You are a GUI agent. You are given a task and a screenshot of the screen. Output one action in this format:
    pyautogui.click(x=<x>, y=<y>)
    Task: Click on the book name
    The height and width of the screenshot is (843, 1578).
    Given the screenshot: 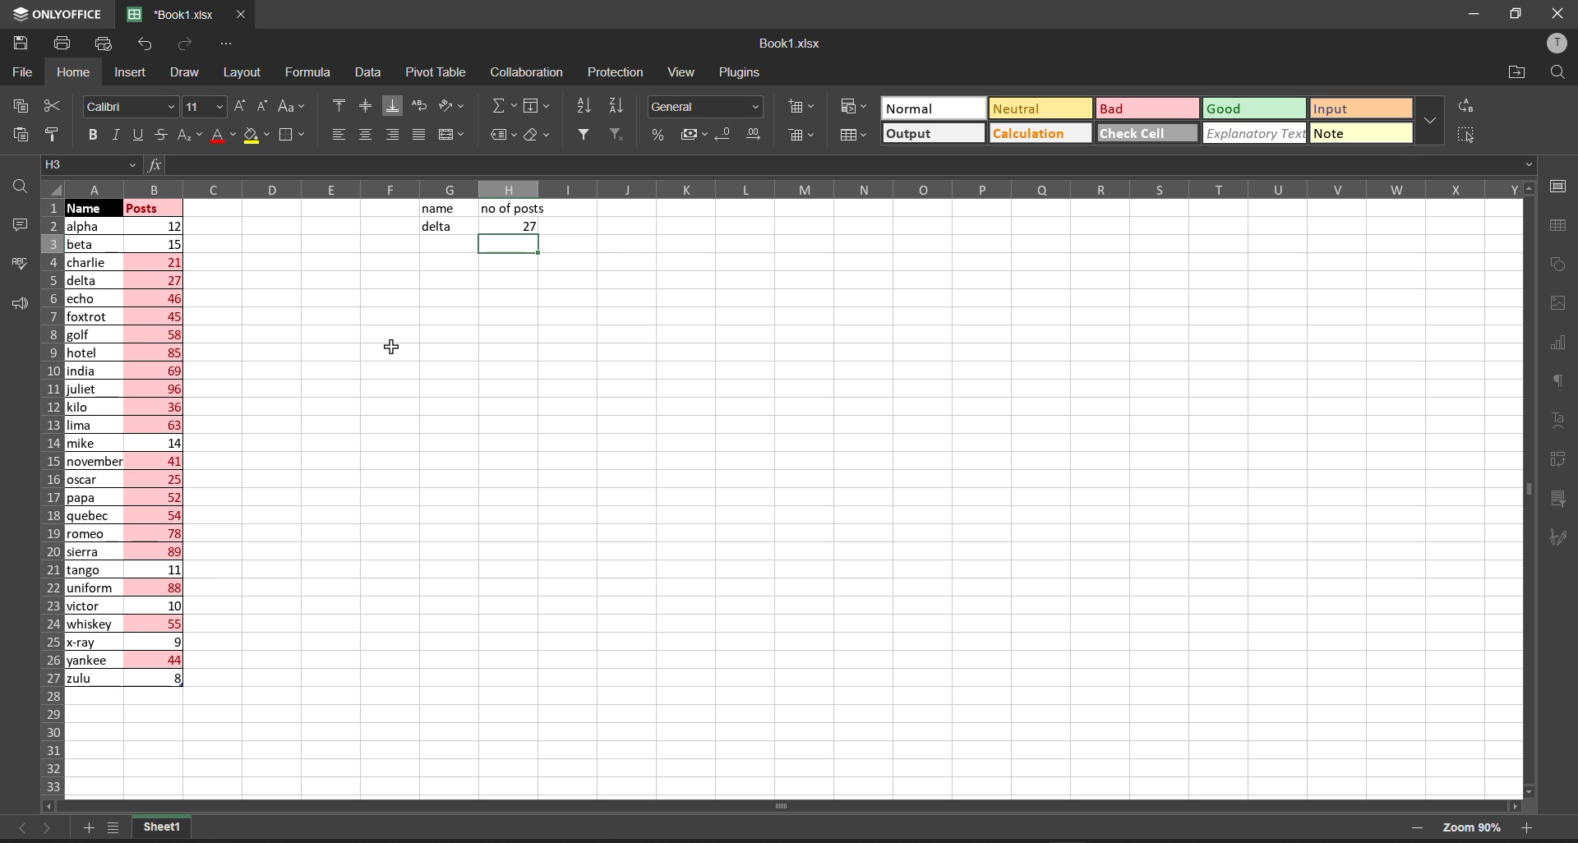 What is the action you would take?
    pyautogui.click(x=788, y=44)
    